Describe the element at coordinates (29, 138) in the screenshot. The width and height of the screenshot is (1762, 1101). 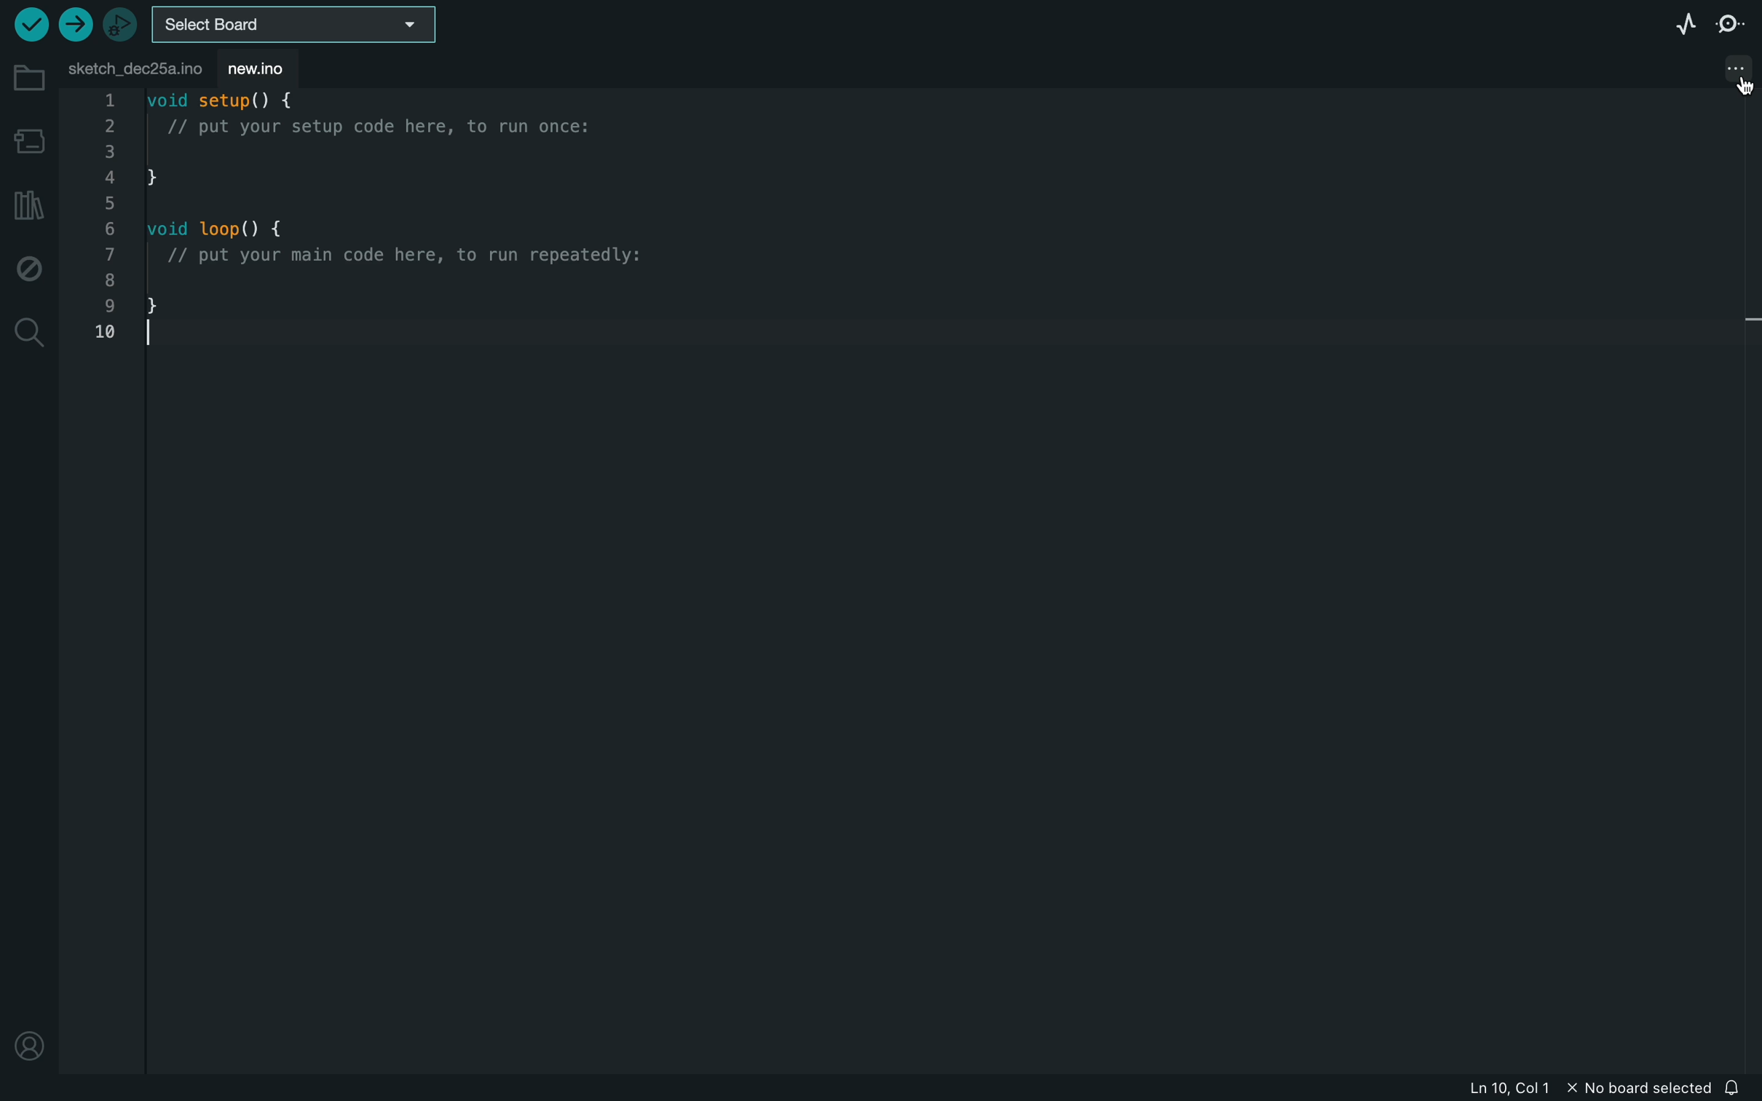
I see `board manager` at that location.